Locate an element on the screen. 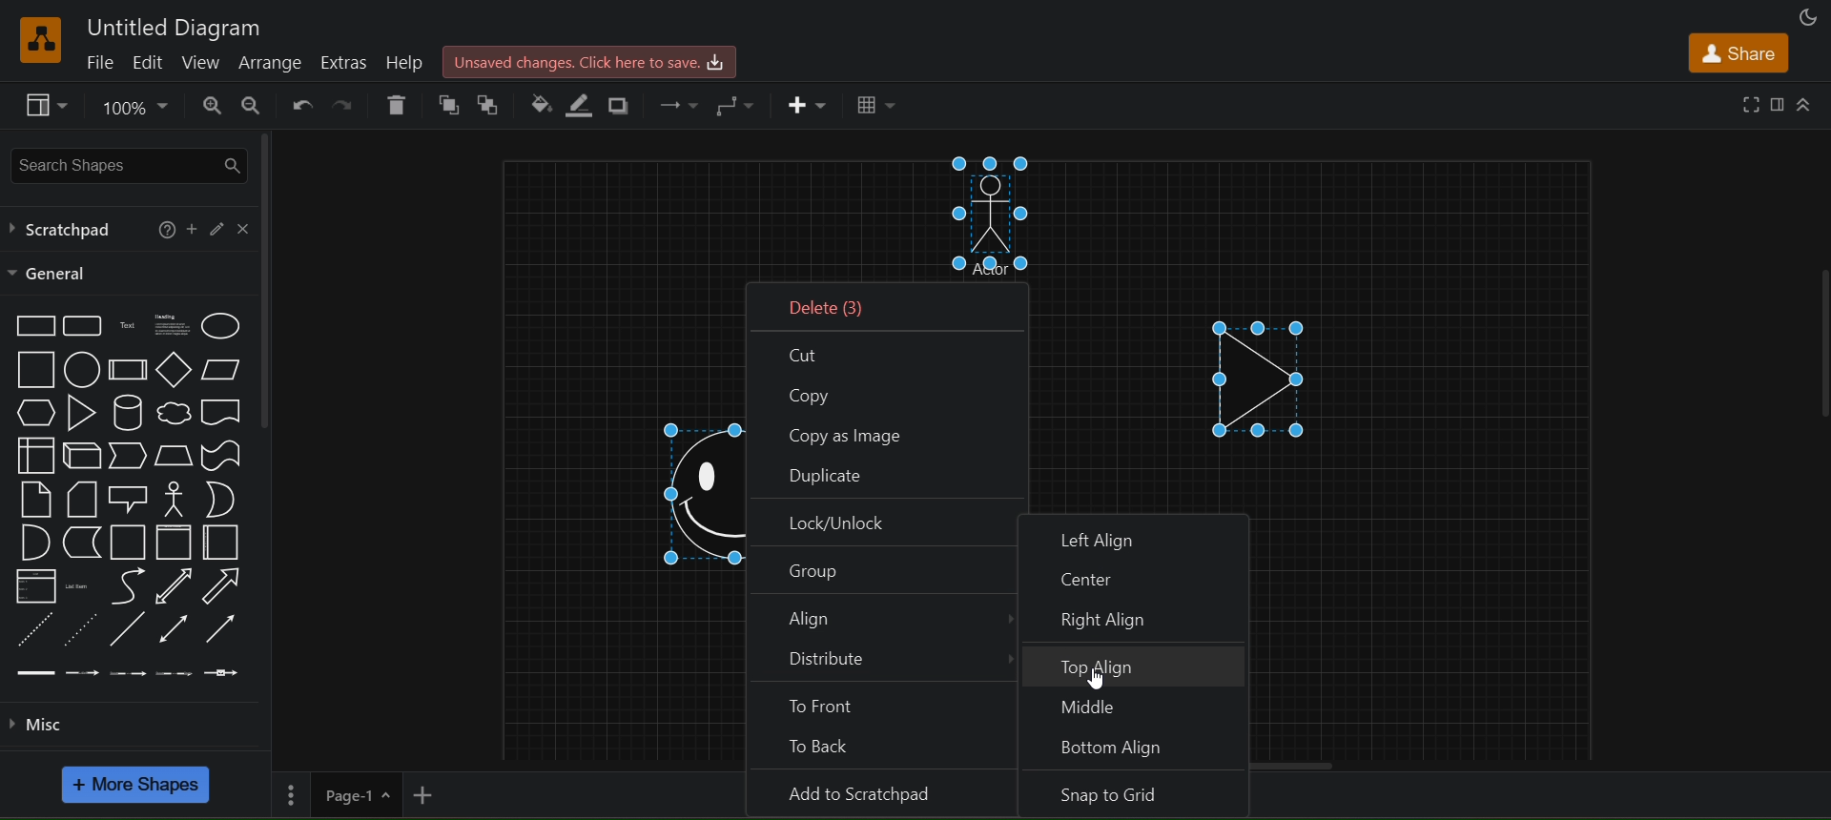  view is located at coordinates (44, 103).